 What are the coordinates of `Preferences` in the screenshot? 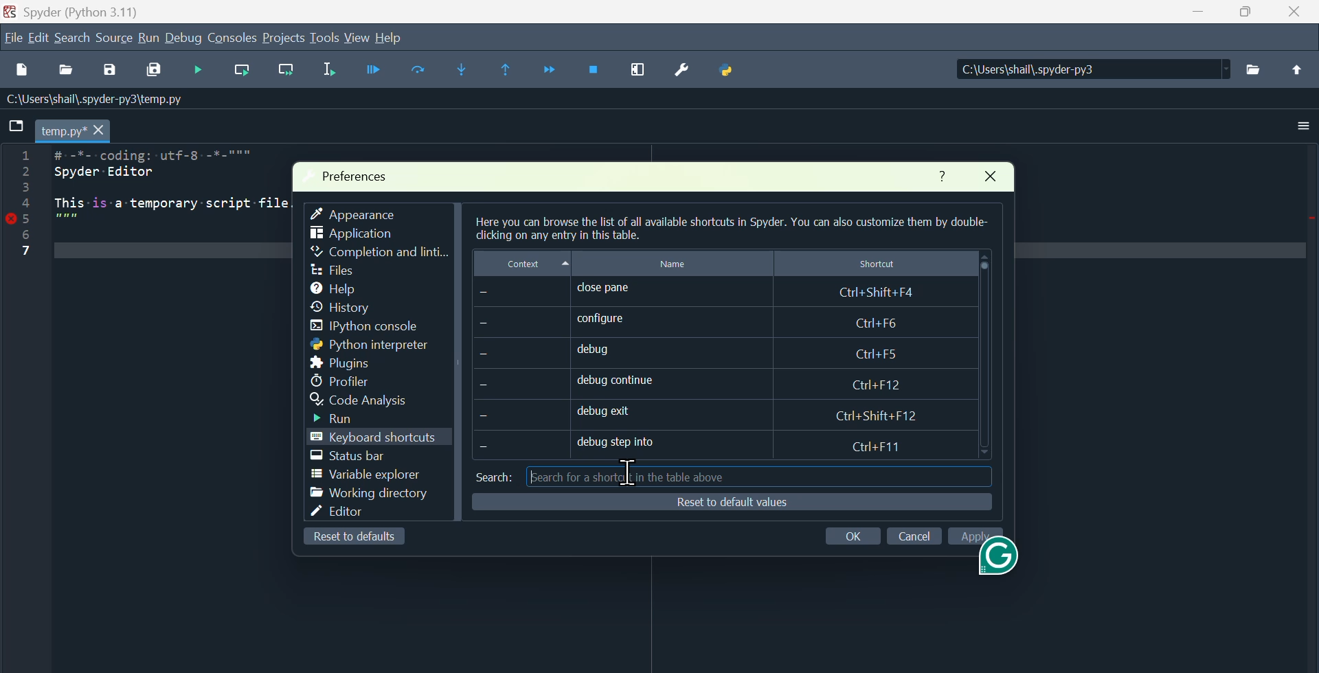 It's located at (361, 172).